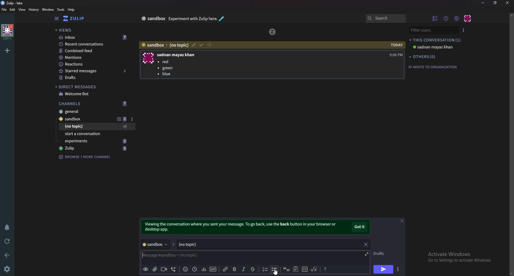 Image resolution: width=514 pixels, height=276 pixels. Describe the element at coordinates (164, 269) in the screenshot. I see `Video call` at that location.